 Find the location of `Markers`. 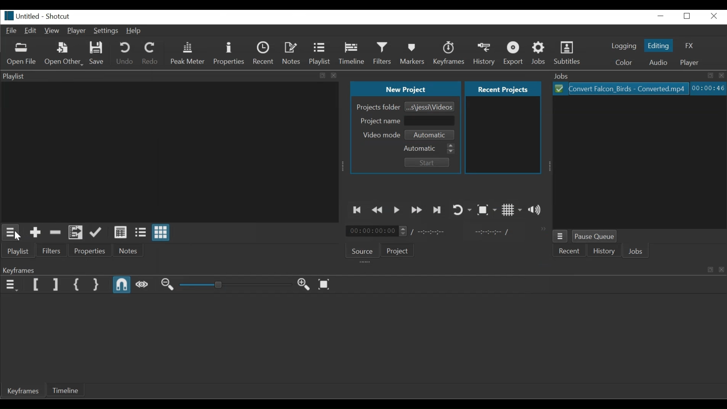

Markers is located at coordinates (413, 53).